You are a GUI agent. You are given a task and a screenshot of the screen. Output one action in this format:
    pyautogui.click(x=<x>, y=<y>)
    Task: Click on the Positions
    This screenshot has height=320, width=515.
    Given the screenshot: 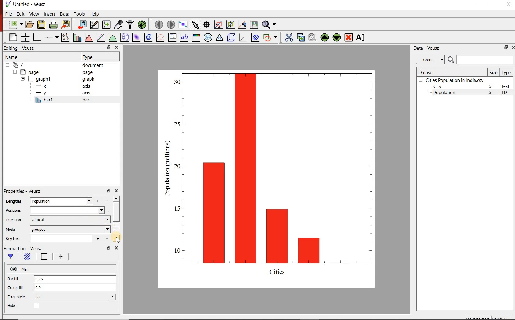 What is the action you would take?
    pyautogui.click(x=13, y=211)
    